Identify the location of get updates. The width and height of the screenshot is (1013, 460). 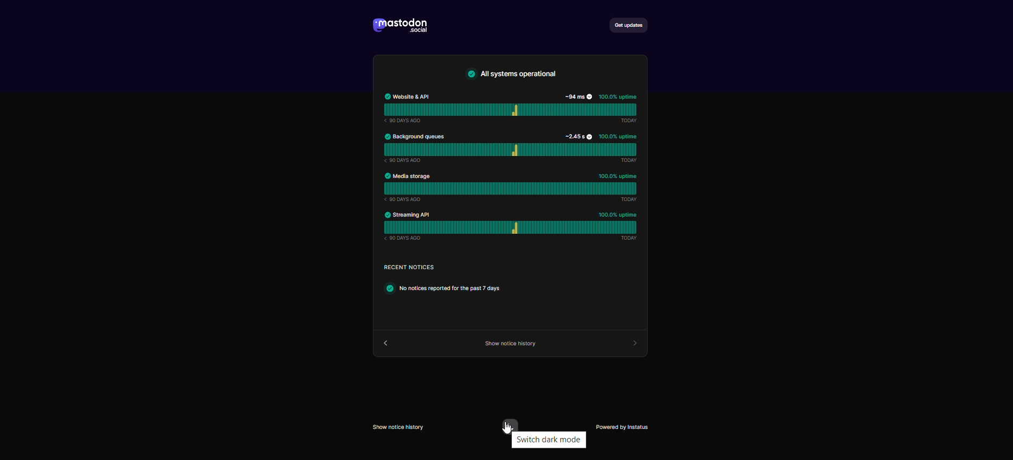
(627, 26).